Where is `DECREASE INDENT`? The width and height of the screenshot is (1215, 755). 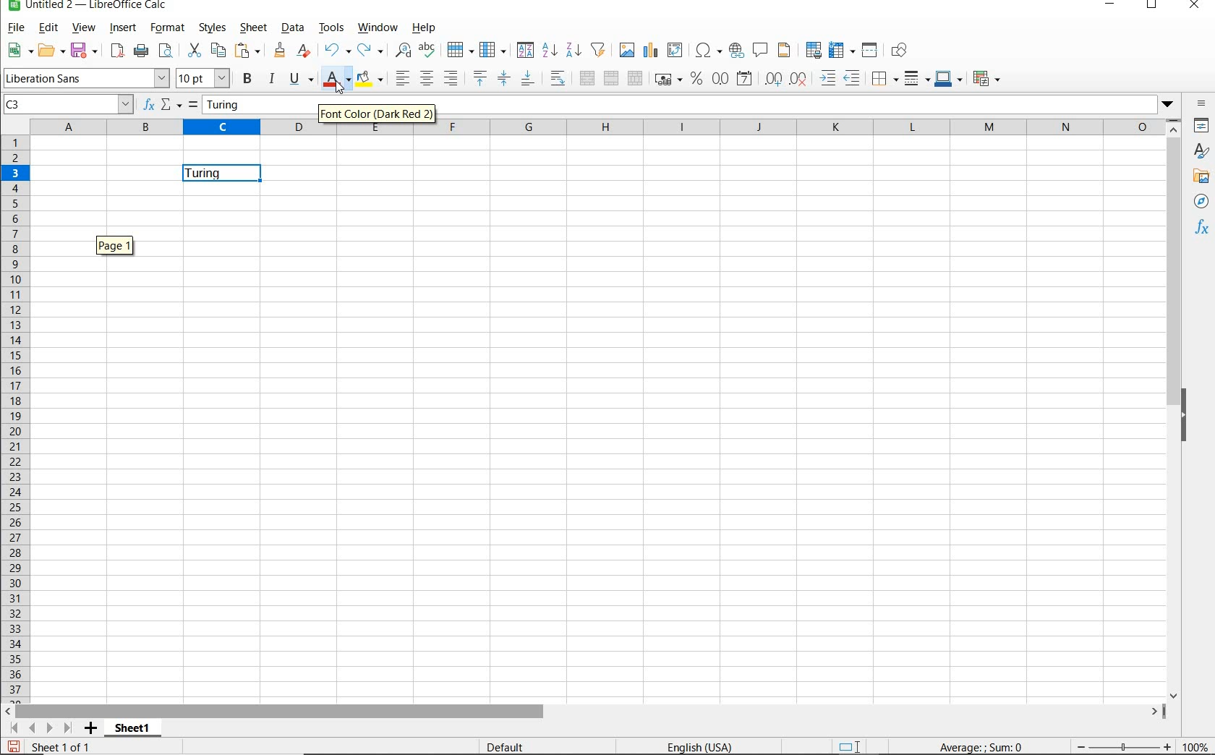 DECREASE INDENT is located at coordinates (853, 76).